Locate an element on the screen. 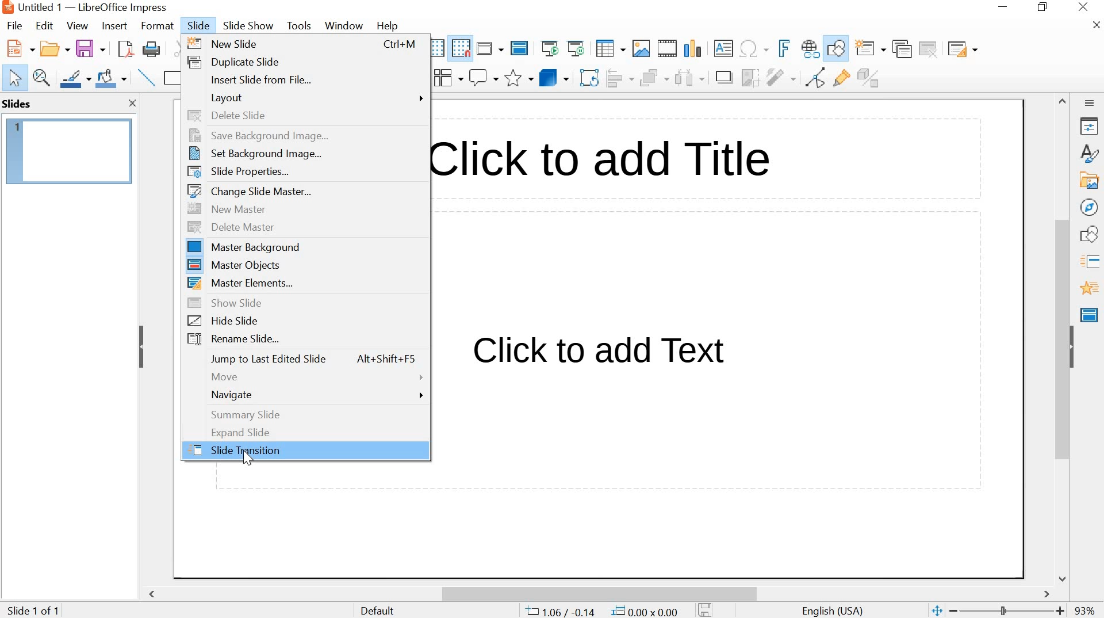  NEW SLIDE is located at coordinates (871, 48).